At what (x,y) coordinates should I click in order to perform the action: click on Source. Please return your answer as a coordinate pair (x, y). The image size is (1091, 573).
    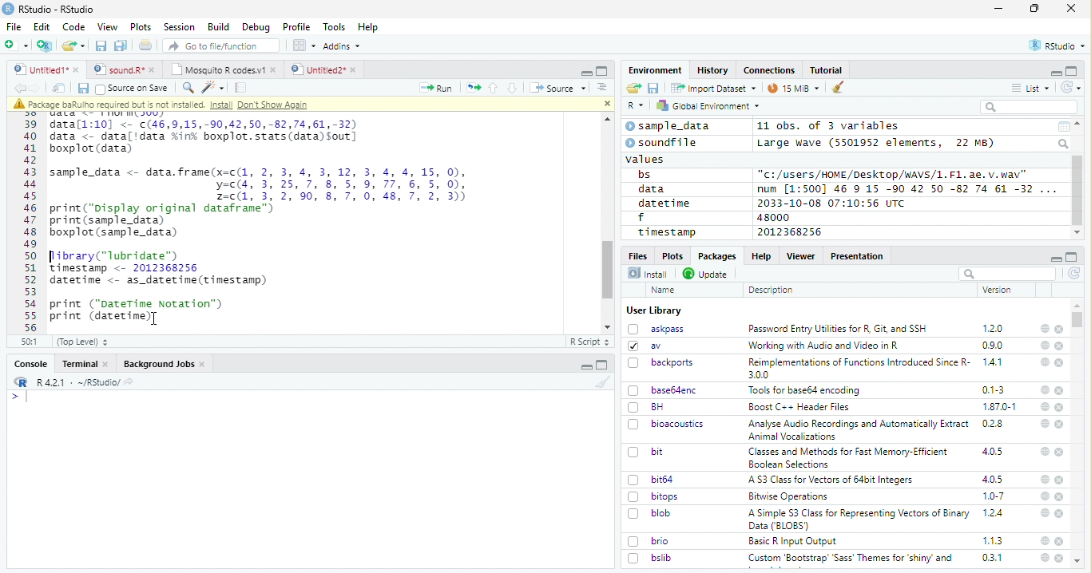
    Looking at the image, I should click on (557, 89).